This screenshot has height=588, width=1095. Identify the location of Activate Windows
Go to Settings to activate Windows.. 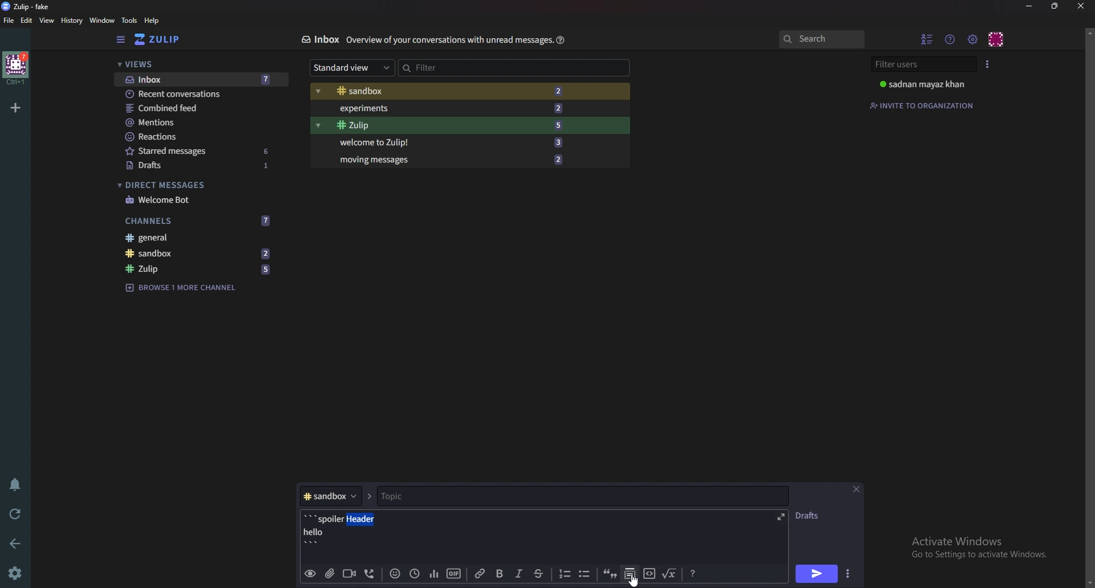
(980, 551).